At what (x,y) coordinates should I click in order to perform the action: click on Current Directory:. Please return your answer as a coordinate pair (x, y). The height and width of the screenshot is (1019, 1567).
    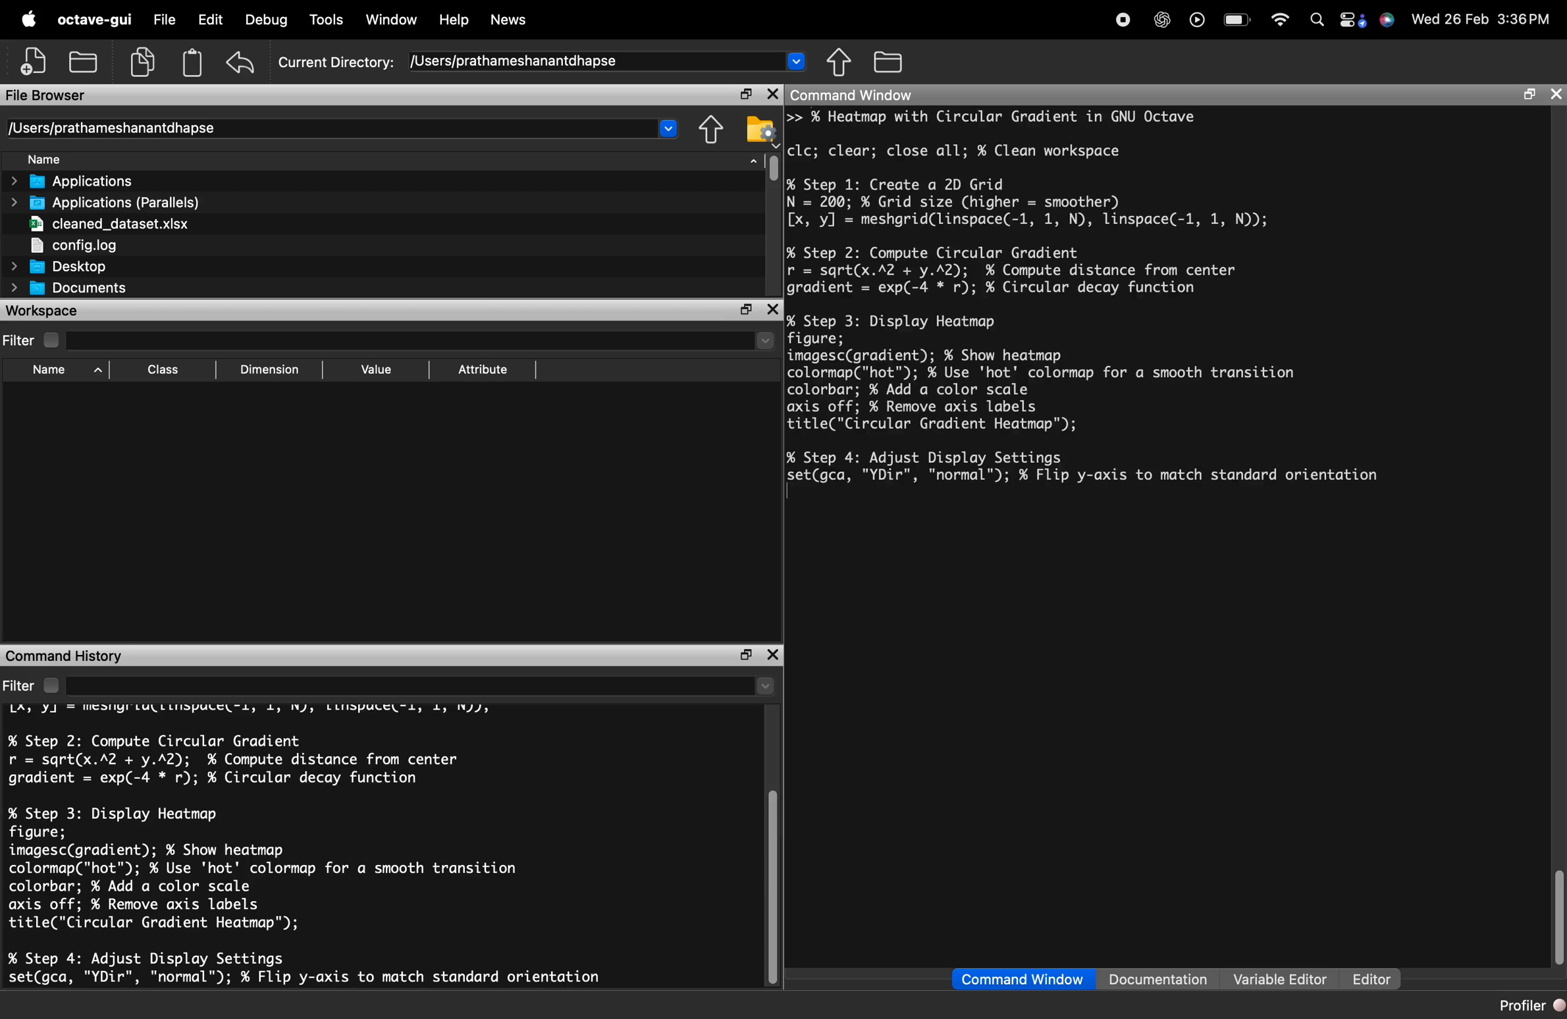
    Looking at the image, I should click on (336, 64).